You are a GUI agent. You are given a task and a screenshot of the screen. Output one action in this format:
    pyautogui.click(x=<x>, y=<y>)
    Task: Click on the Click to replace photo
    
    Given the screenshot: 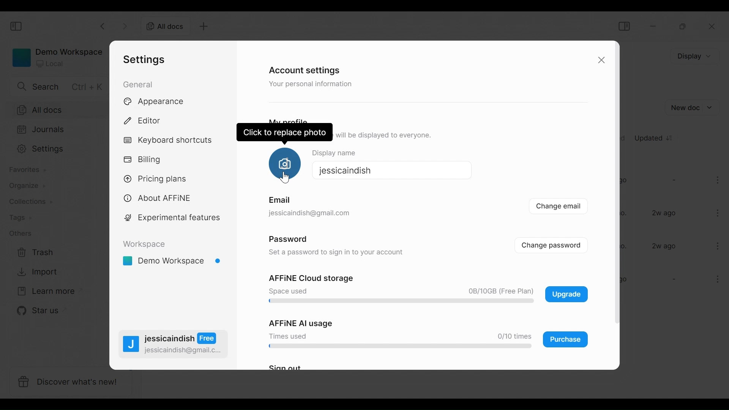 What is the action you would take?
    pyautogui.click(x=286, y=132)
    